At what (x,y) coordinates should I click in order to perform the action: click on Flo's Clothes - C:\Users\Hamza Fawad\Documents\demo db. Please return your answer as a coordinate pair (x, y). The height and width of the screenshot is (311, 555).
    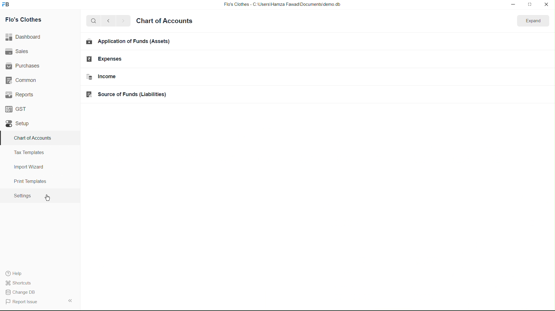
    Looking at the image, I should click on (282, 5).